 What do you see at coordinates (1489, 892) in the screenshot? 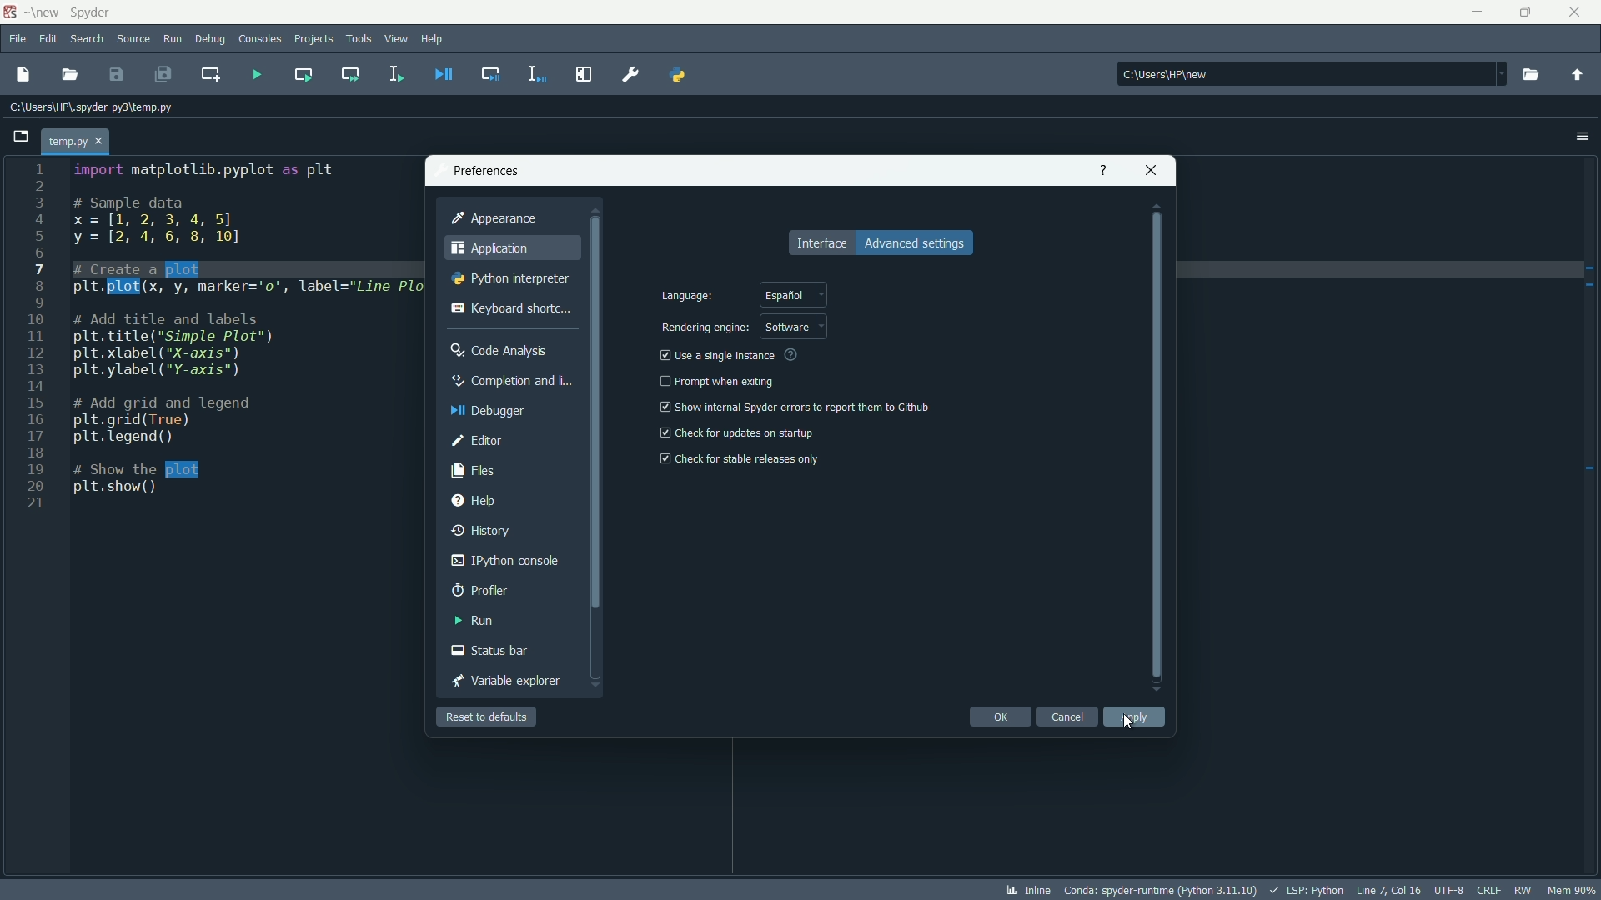
I see `file eol status` at bounding box center [1489, 892].